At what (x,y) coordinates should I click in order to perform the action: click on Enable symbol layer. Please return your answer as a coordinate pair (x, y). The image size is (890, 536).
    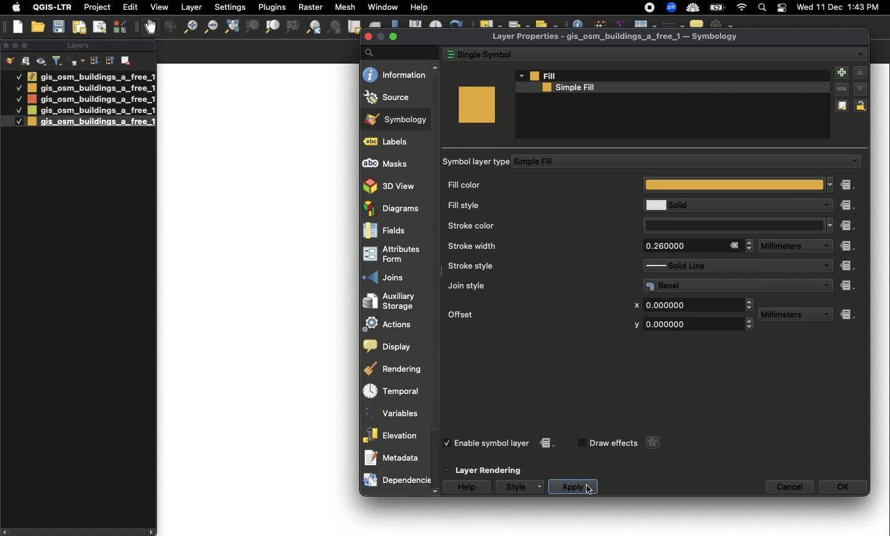
    Looking at the image, I should click on (493, 443).